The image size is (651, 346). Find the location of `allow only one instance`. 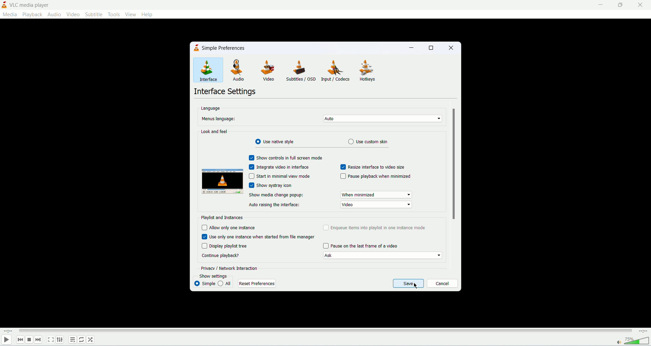

allow only one instance is located at coordinates (229, 228).